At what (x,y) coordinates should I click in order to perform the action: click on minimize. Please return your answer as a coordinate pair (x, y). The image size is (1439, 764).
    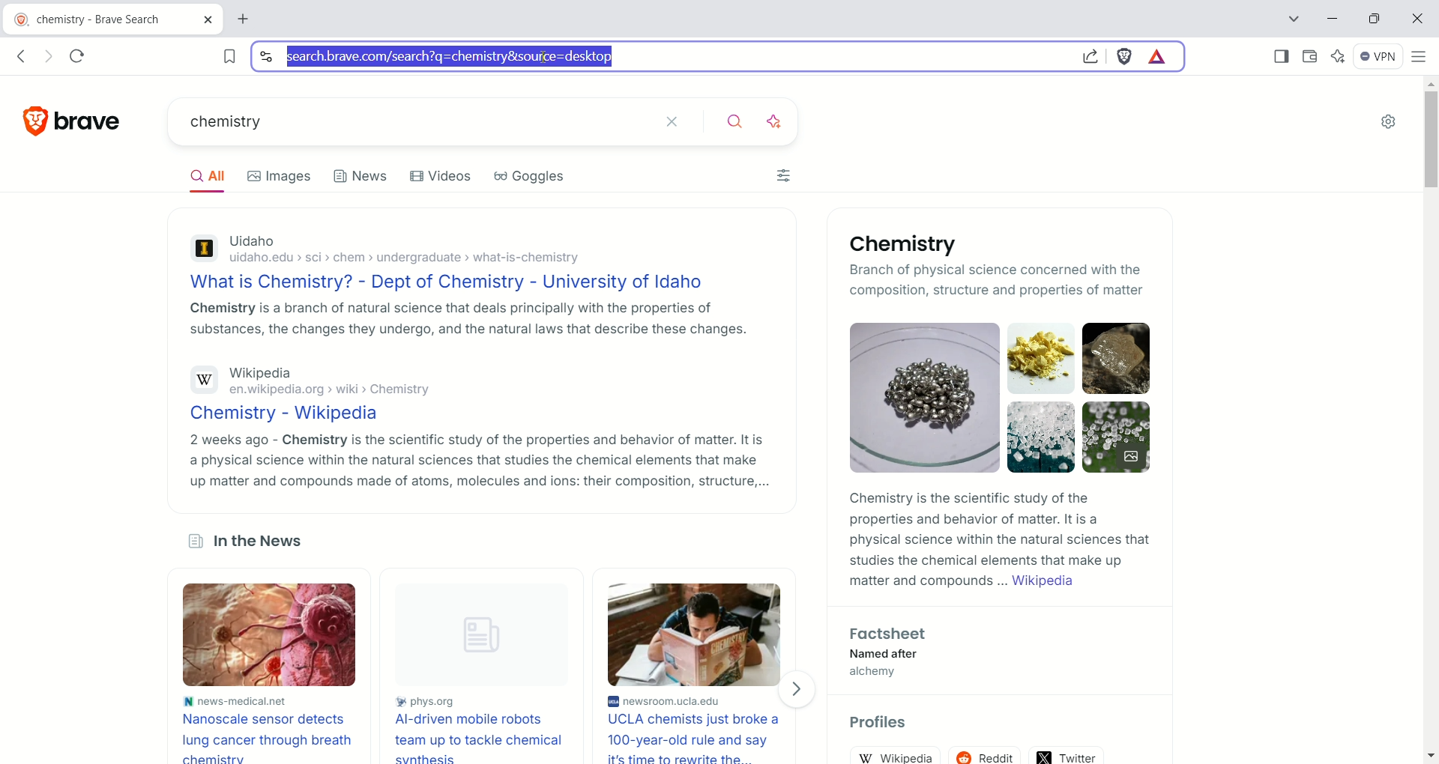
    Looking at the image, I should click on (1333, 17).